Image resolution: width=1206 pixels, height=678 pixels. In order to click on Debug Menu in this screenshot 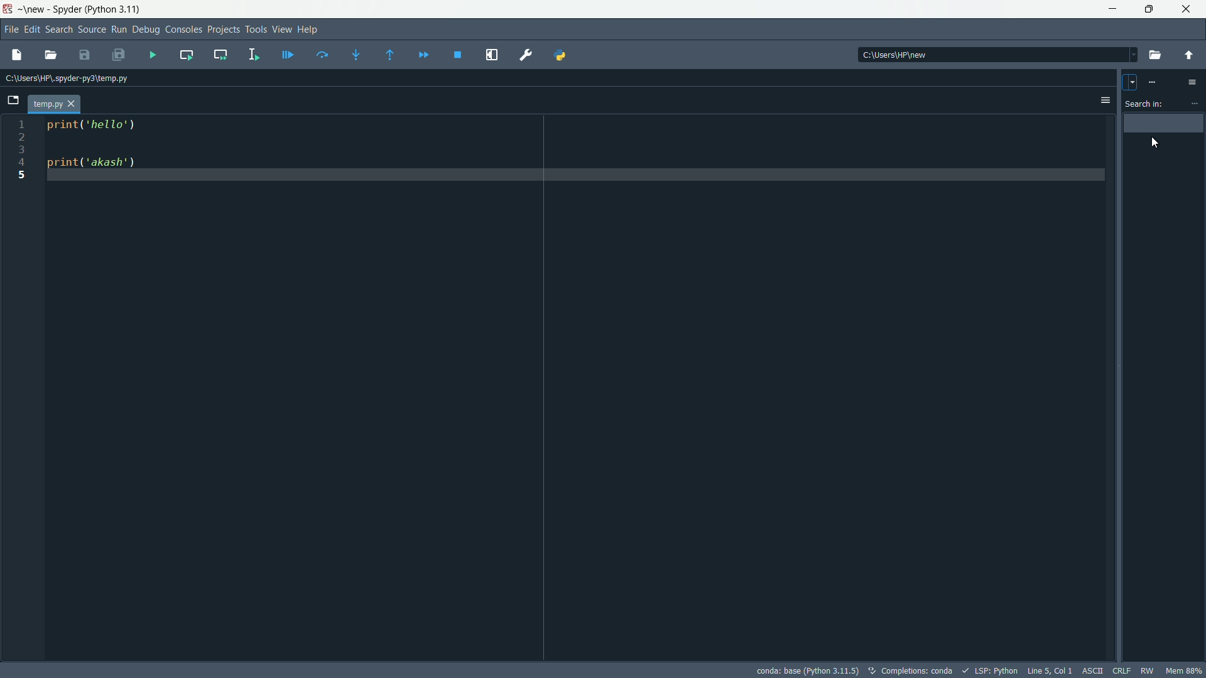, I will do `click(145, 31)`.